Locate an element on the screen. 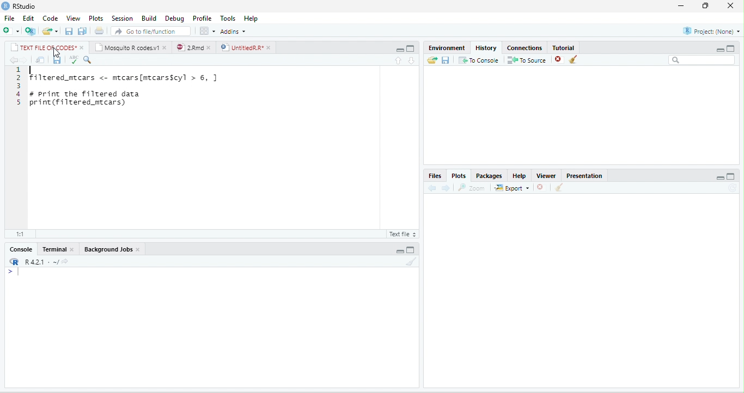 This screenshot has height=393, width=744. ABC is located at coordinates (74, 59).